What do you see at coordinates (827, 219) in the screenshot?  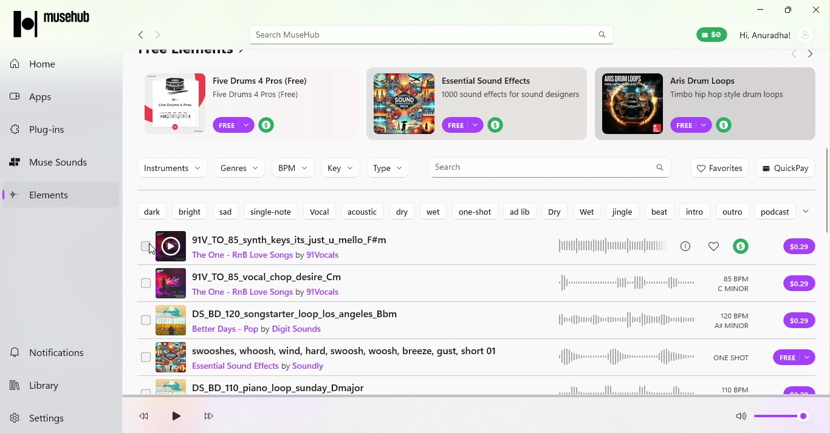 I see `scroll bar` at bounding box center [827, 219].